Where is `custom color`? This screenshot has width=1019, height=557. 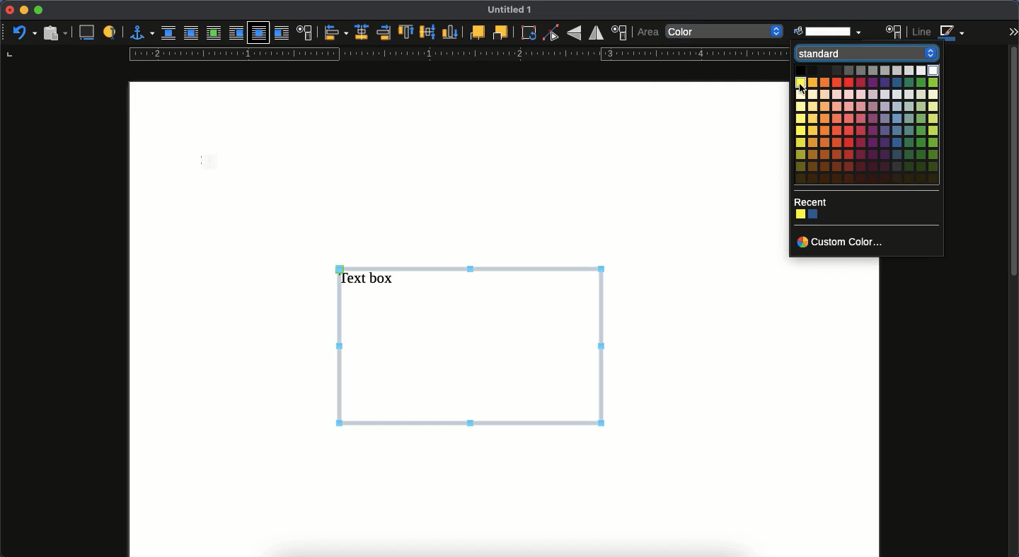 custom color is located at coordinates (841, 243).